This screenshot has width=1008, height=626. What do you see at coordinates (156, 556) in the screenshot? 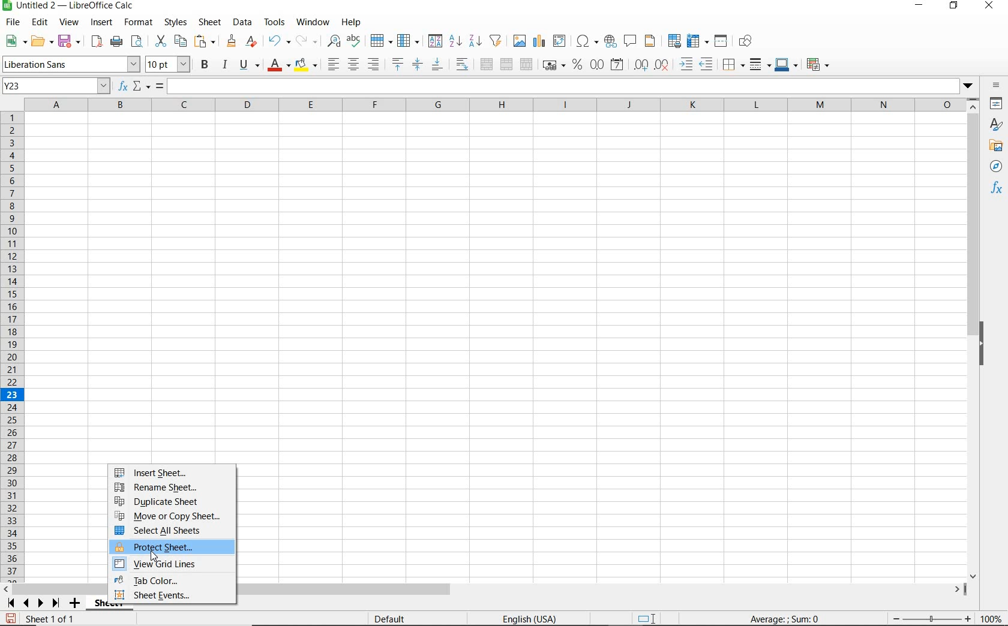
I see `cursor` at bounding box center [156, 556].